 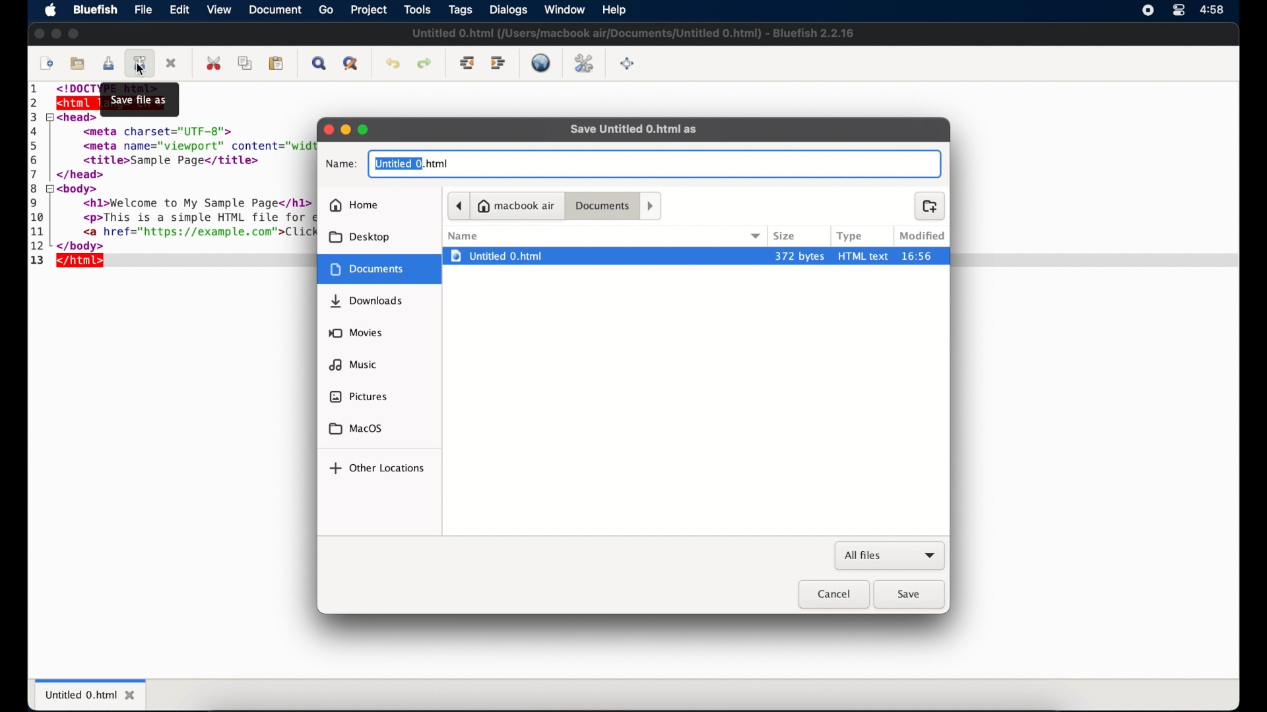 I want to click on time, so click(x=1213, y=10).